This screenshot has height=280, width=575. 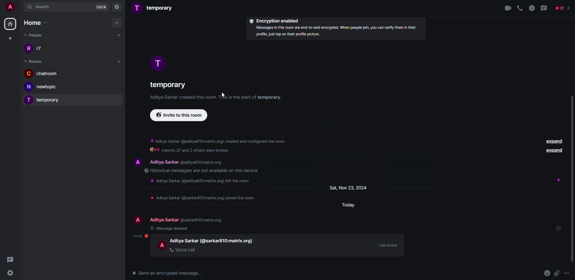 I want to click on send encrypted message, so click(x=170, y=273).